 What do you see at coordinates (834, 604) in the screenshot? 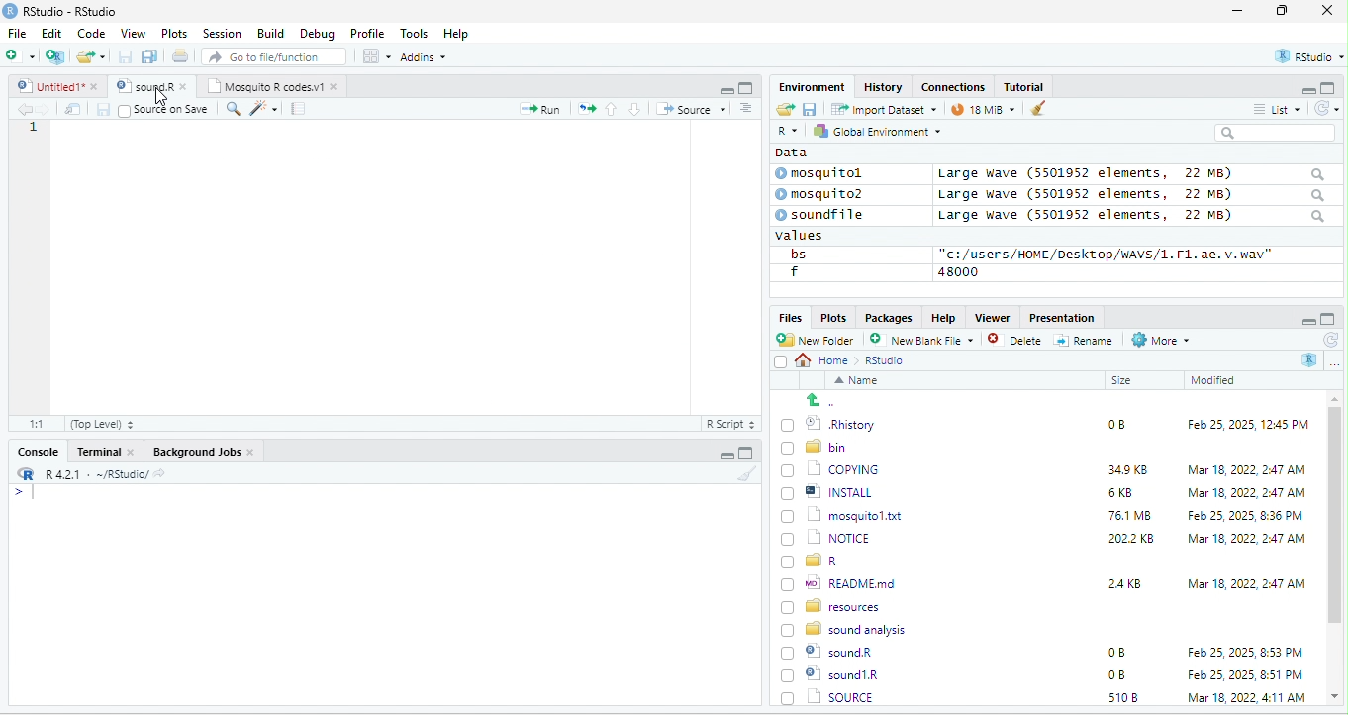
I see `BD resources` at bounding box center [834, 604].